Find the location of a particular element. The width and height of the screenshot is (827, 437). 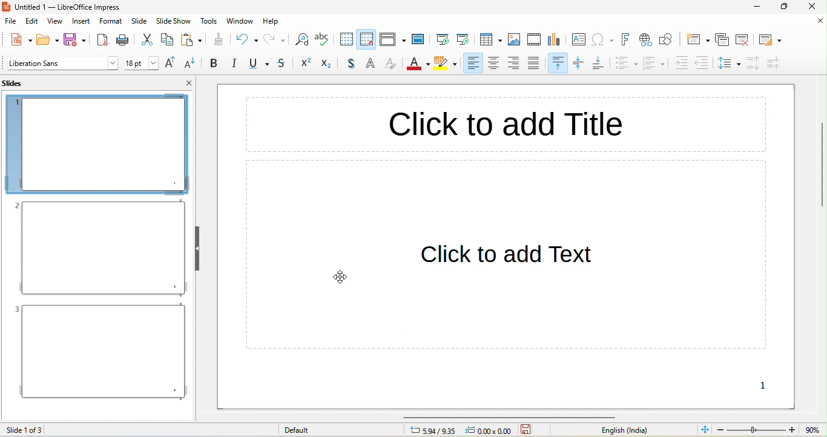

subscript is located at coordinates (330, 64).